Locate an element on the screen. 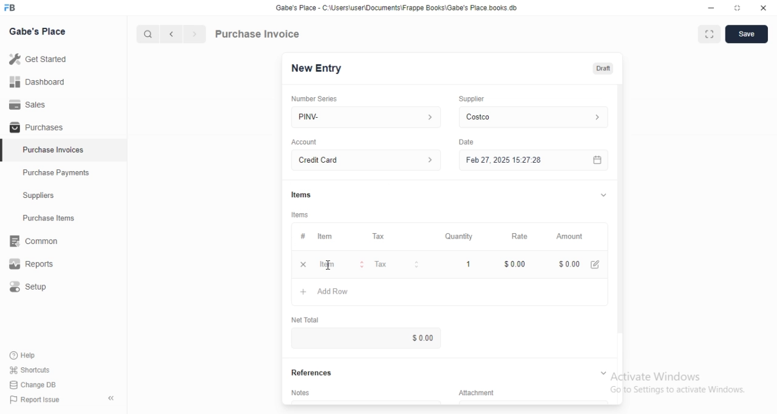 The width and height of the screenshot is (777, 414). Vertical slide bar is located at coordinates (620, 222).